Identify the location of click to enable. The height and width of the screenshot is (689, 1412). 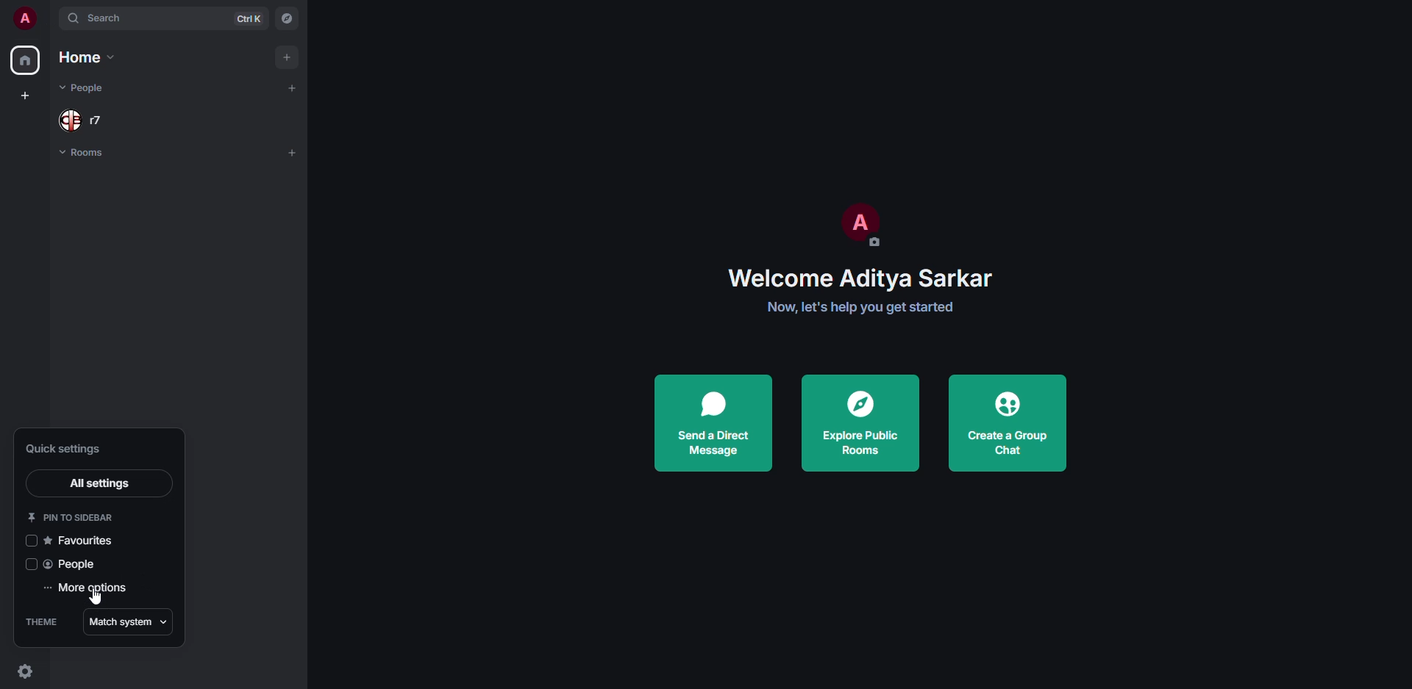
(29, 562).